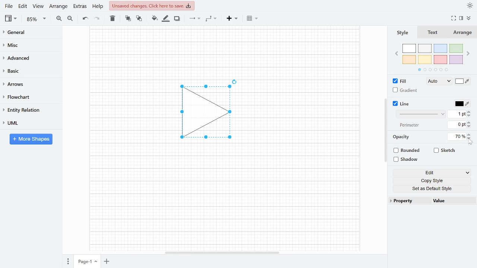 This screenshot has width=477, height=268. What do you see at coordinates (432, 173) in the screenshot?
I see `Edit` at bounding box center [432, 173].